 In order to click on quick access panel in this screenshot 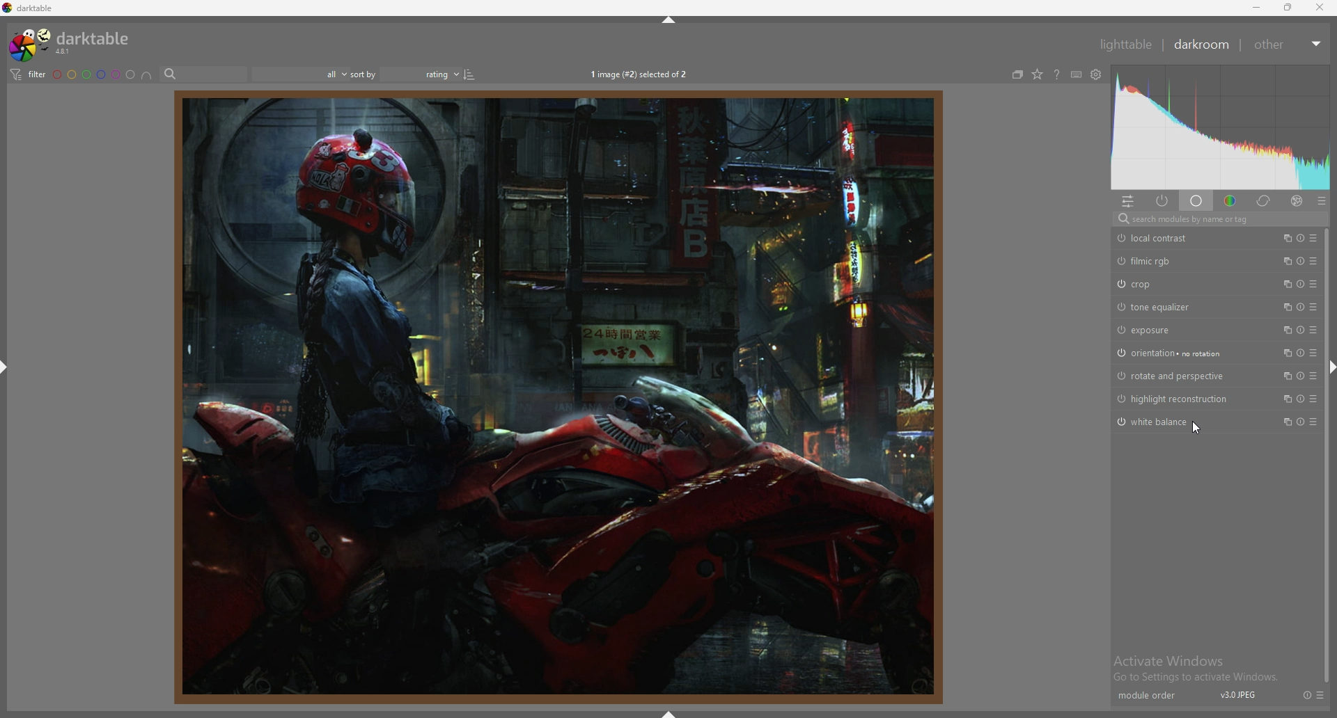, I will do `click(1127, 201)`.